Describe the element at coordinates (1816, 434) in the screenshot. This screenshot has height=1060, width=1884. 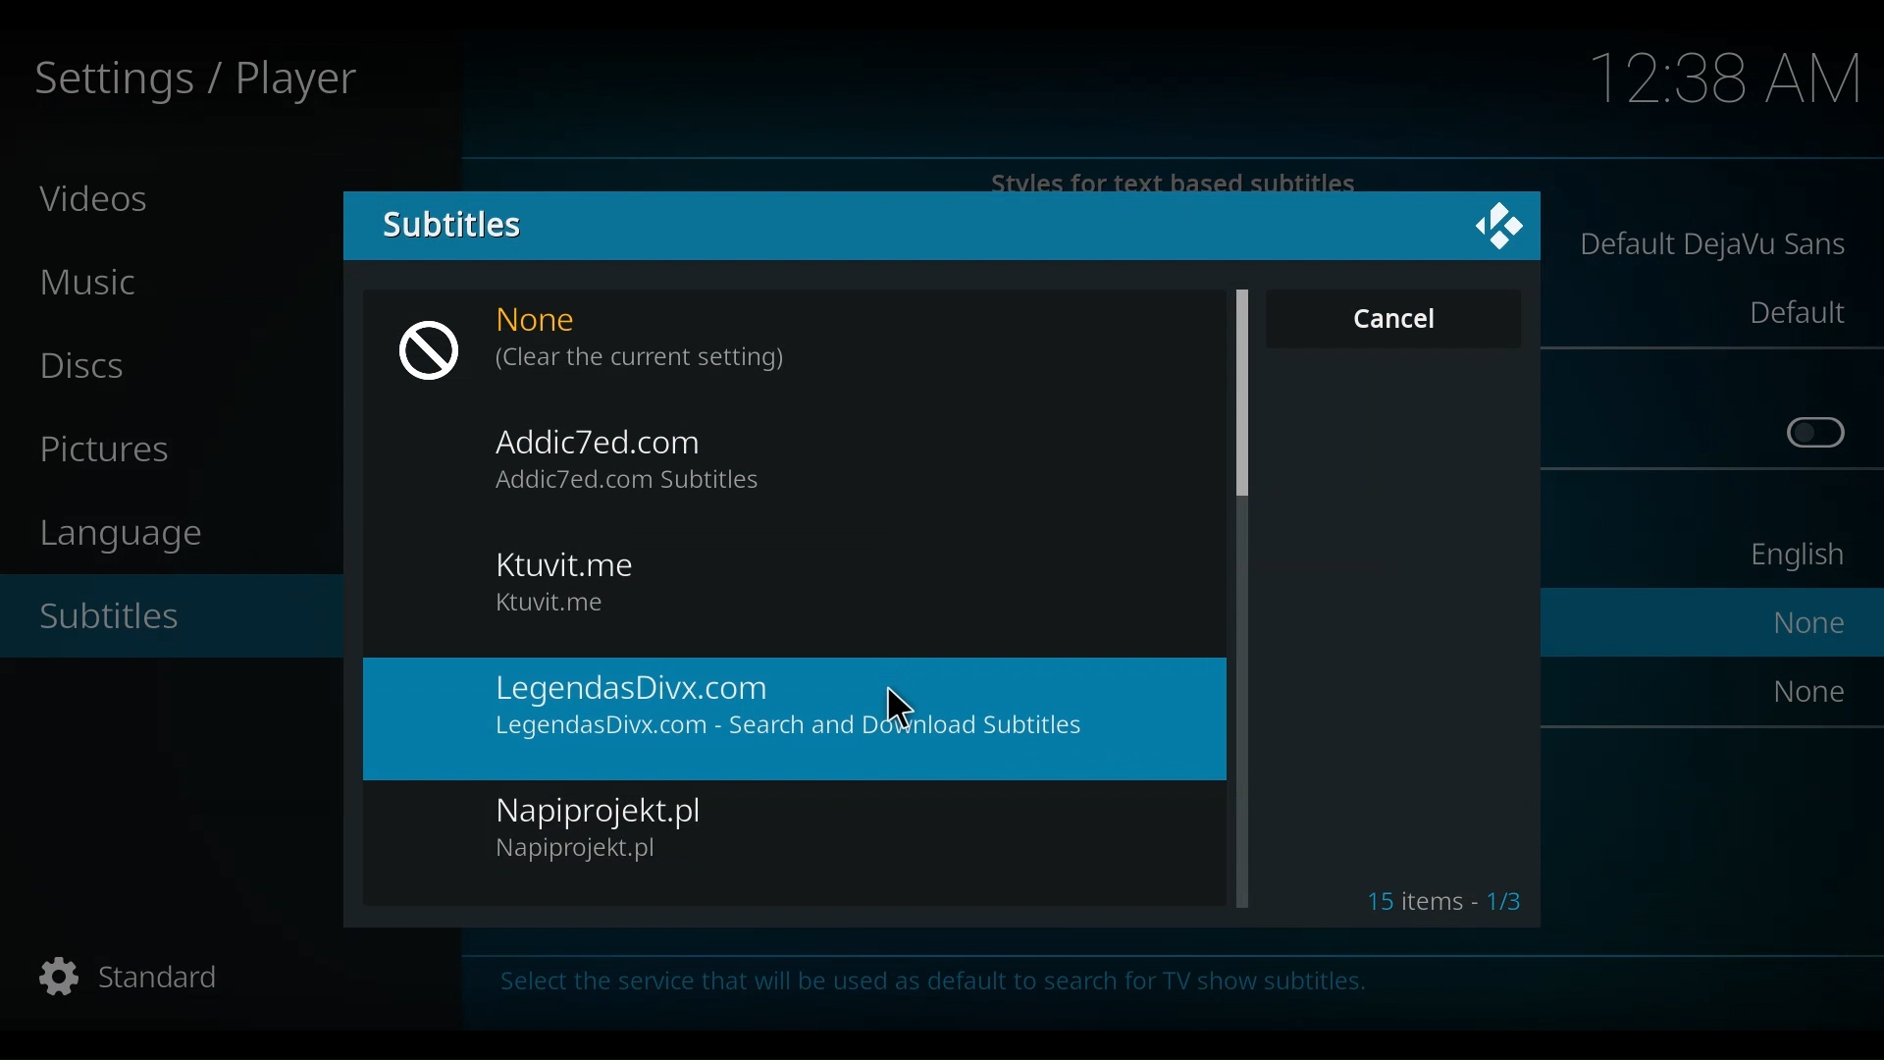
I see `Toggle on/off` at that location.